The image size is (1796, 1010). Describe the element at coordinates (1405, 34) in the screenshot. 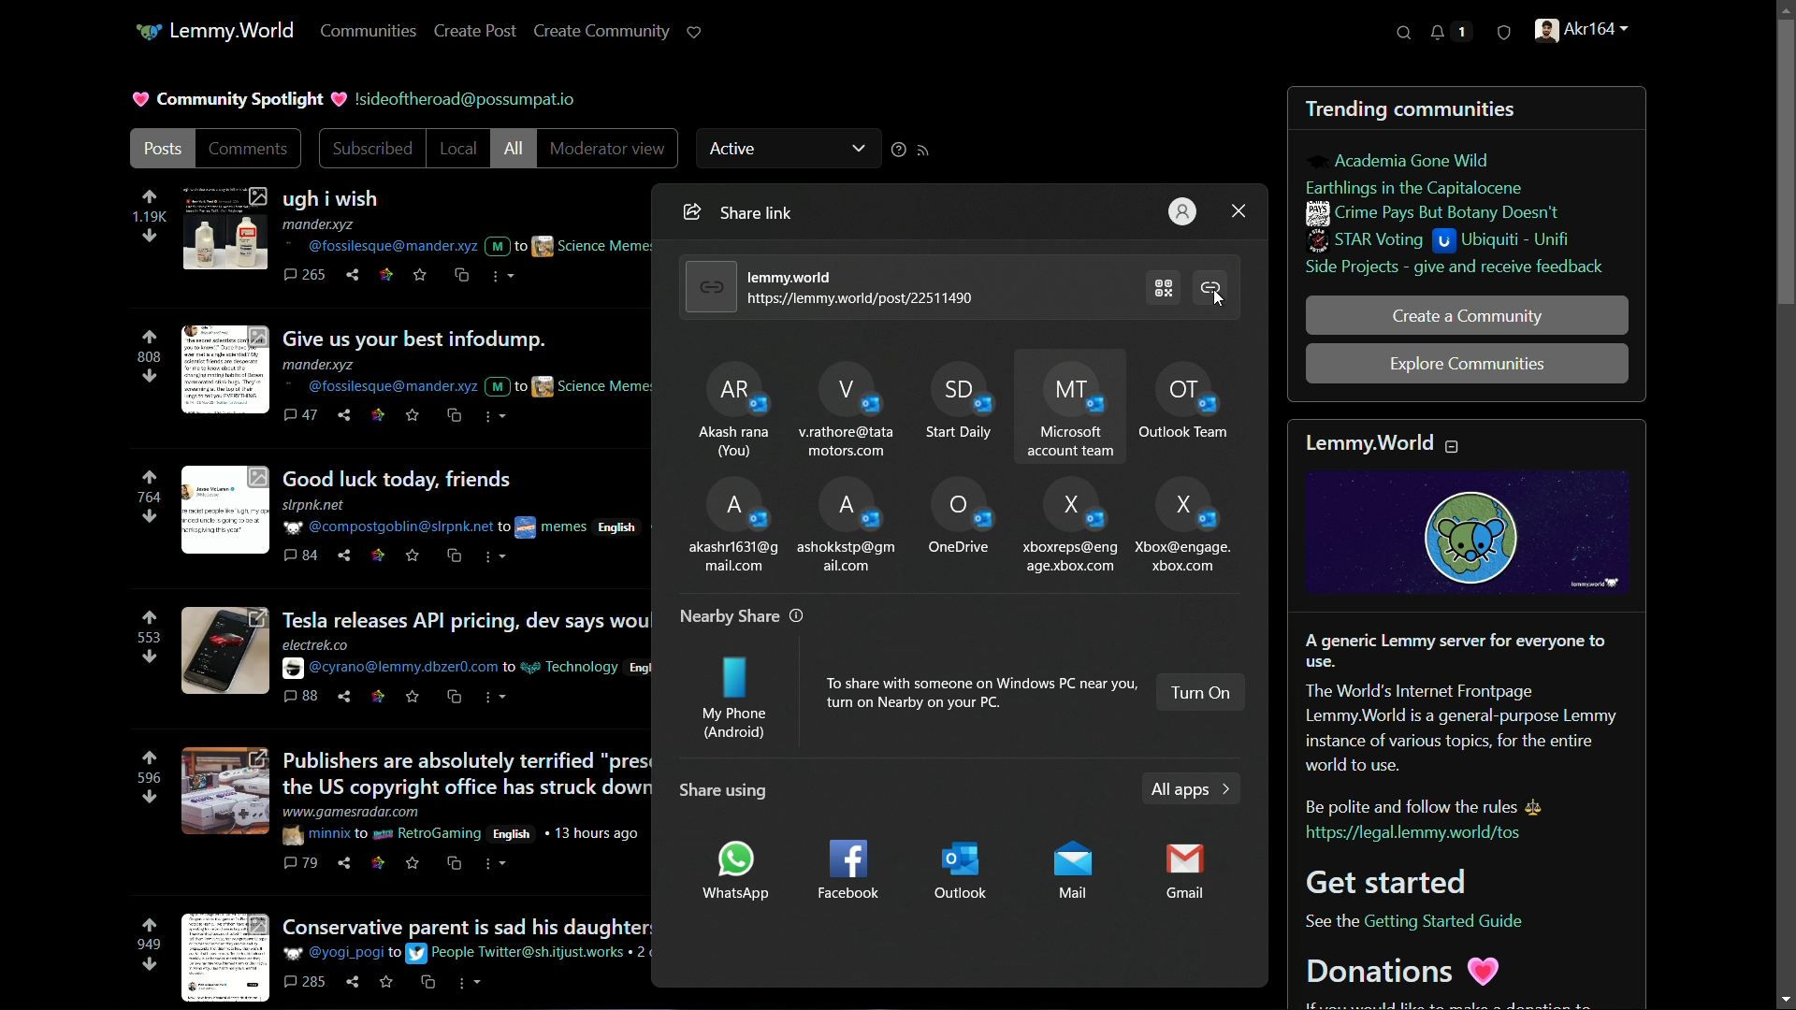

I see `search` at that location.